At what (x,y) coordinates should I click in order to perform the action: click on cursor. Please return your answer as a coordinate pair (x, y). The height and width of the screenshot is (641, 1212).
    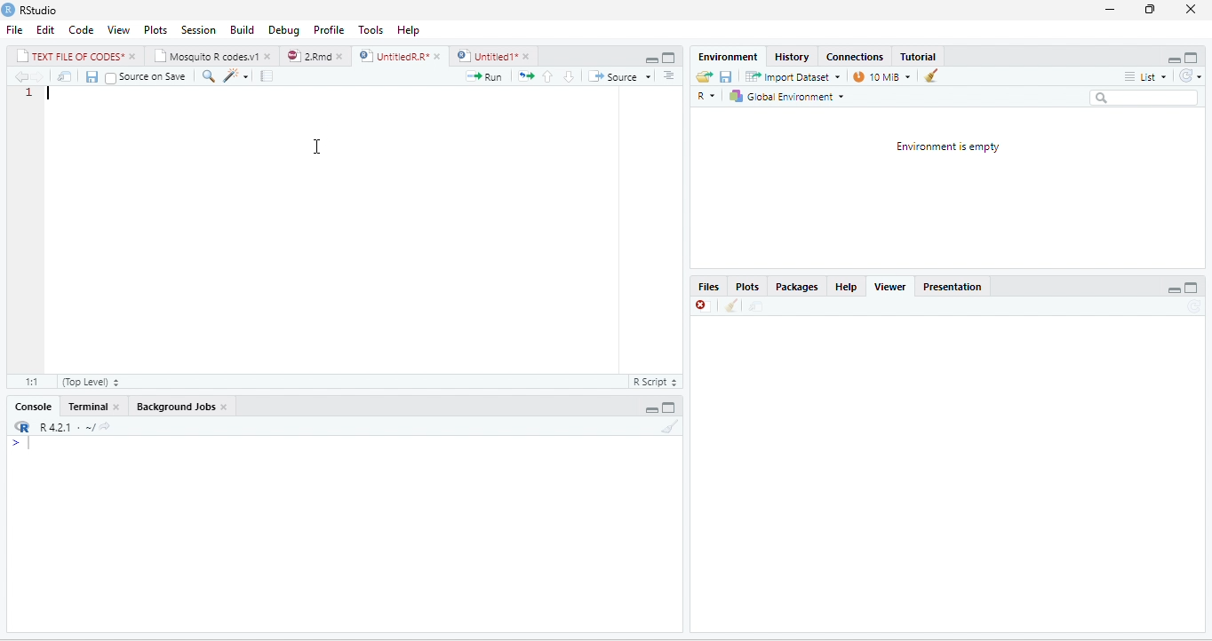
    Looking at the image, I should click on (316, 147).